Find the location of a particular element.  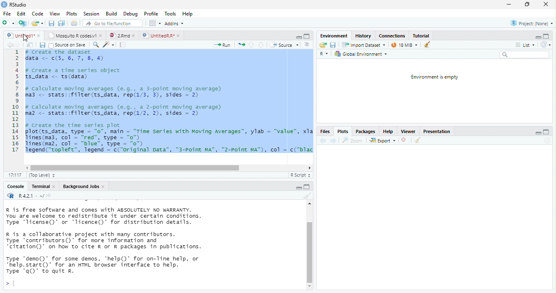

scrollbar up is located at coordinates (309, 205).